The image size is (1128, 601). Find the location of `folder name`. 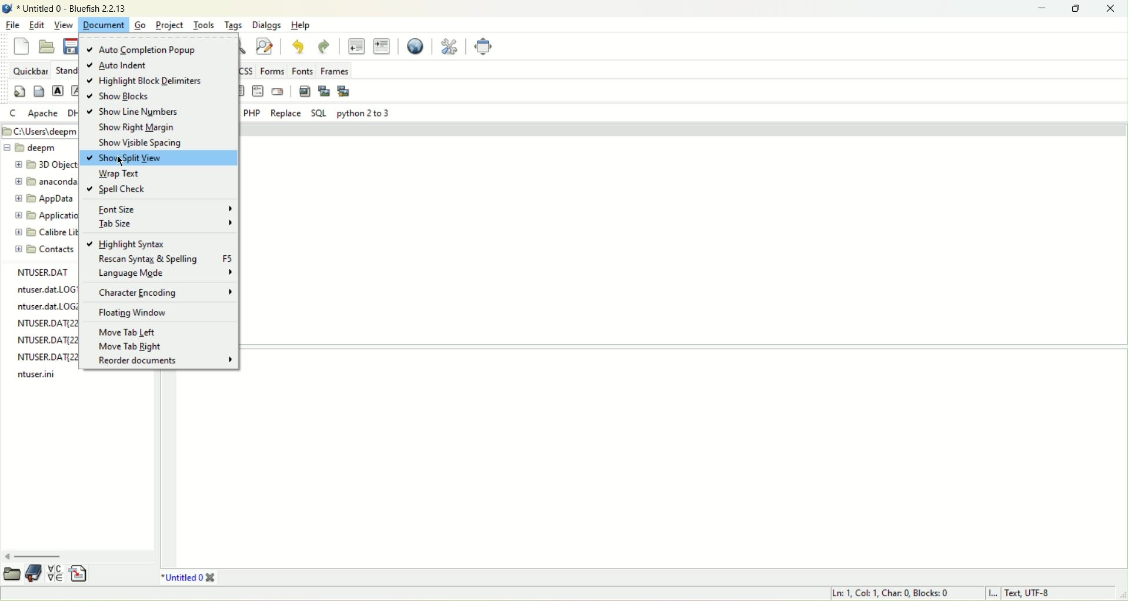

folder name is located at coordinates (45, 198).